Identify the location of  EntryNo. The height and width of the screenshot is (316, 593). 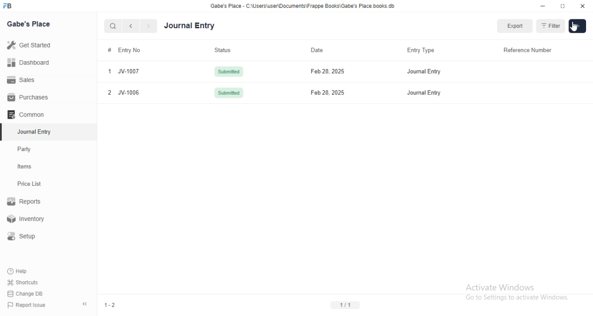
(134, 49).